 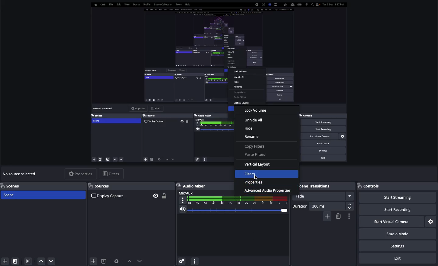 What do you see at coordinates (261, 189) in the screenshot?
I see `Advanced audio properties` at bounding box center [261, 189].